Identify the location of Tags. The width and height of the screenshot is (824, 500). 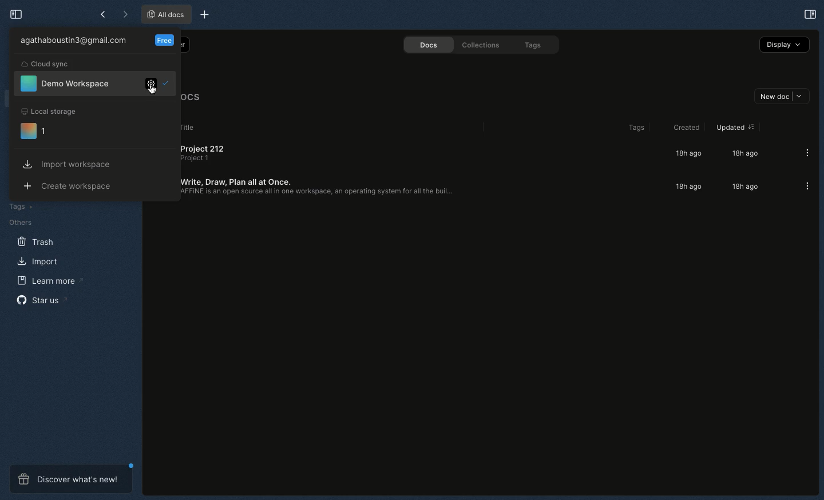
(533, 45).